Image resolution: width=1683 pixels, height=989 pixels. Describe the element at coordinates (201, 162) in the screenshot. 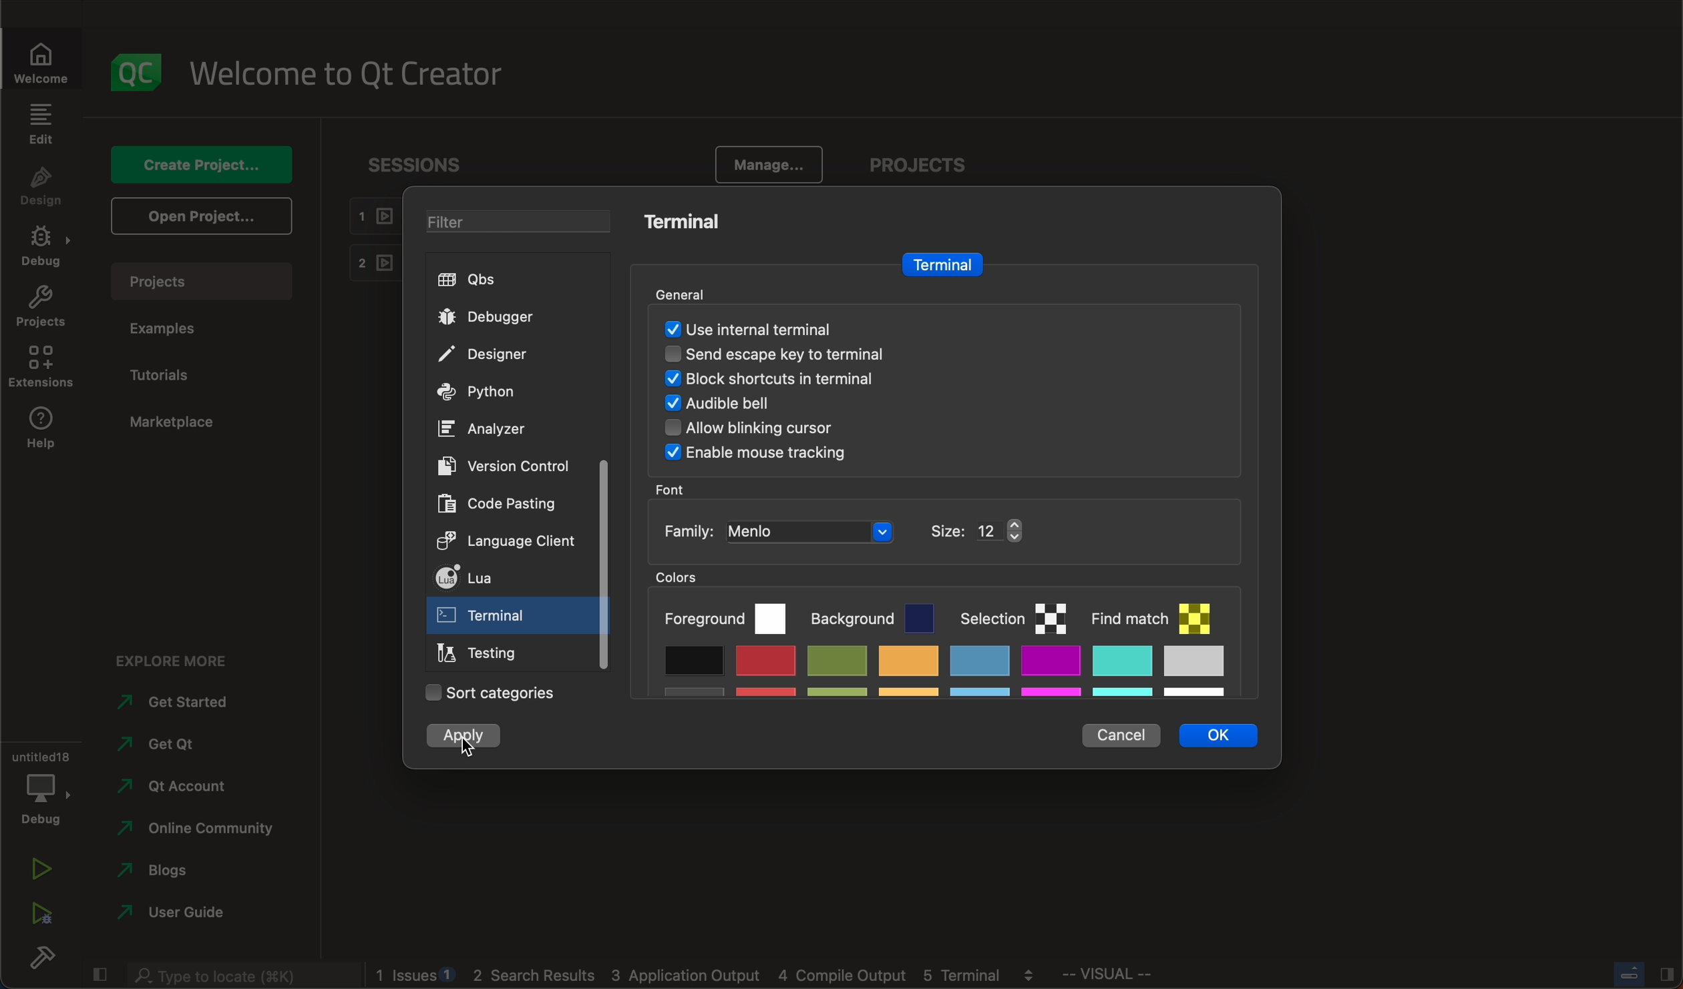

I see `create project` at that location.